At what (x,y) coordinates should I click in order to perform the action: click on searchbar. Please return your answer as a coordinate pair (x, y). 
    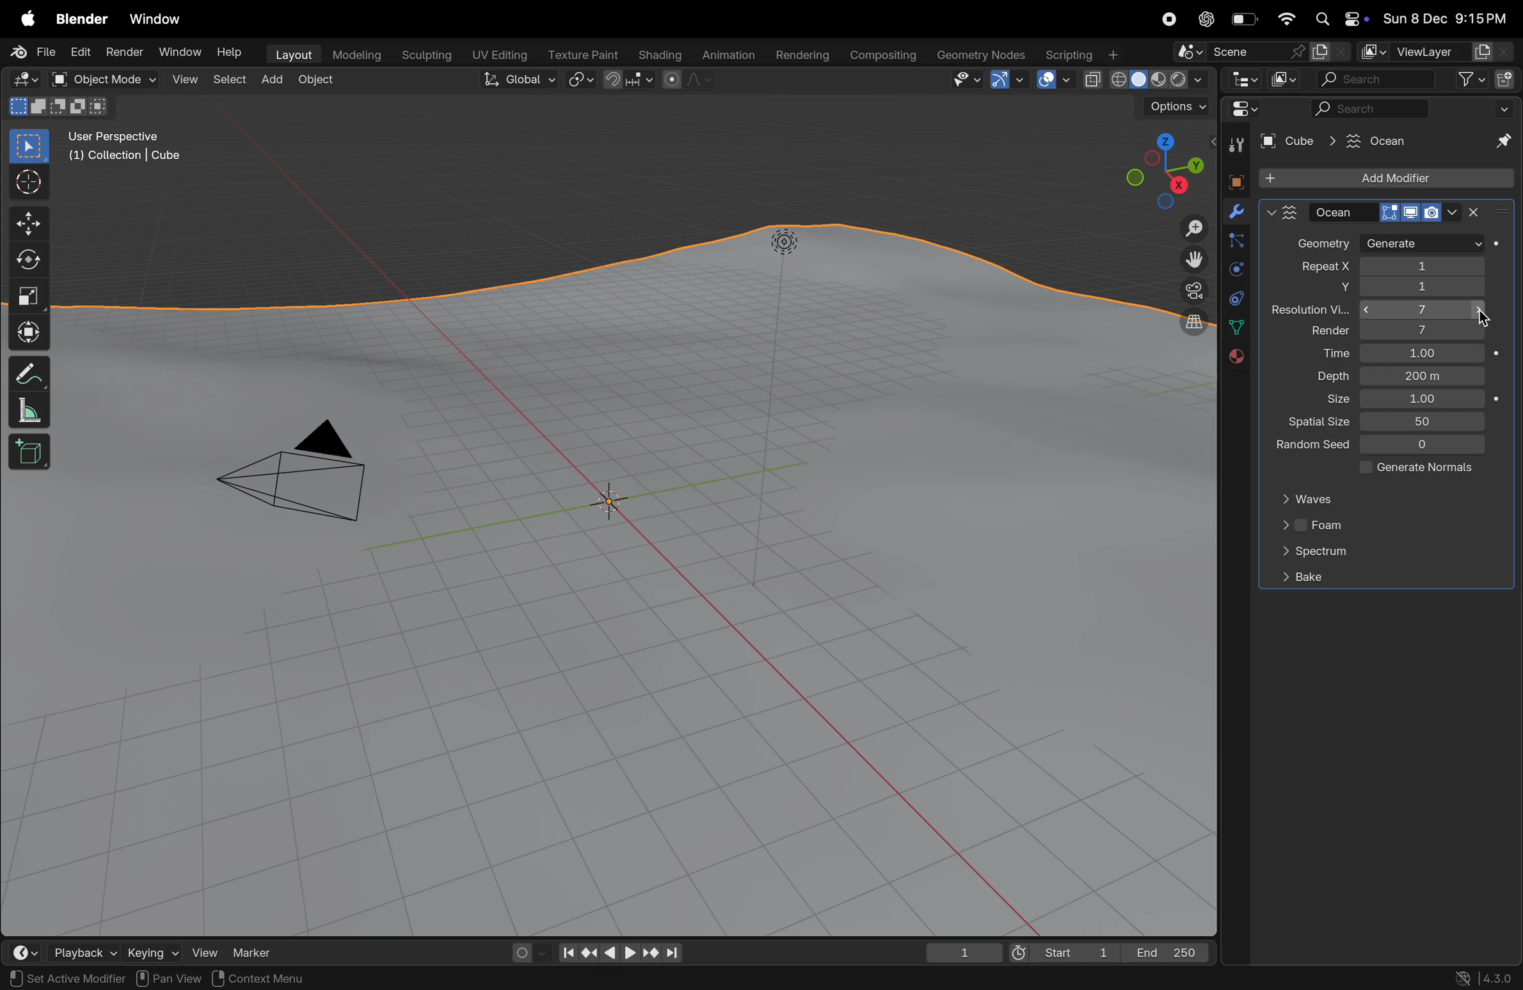
    Looking at the image, I should click on (1372, 110).